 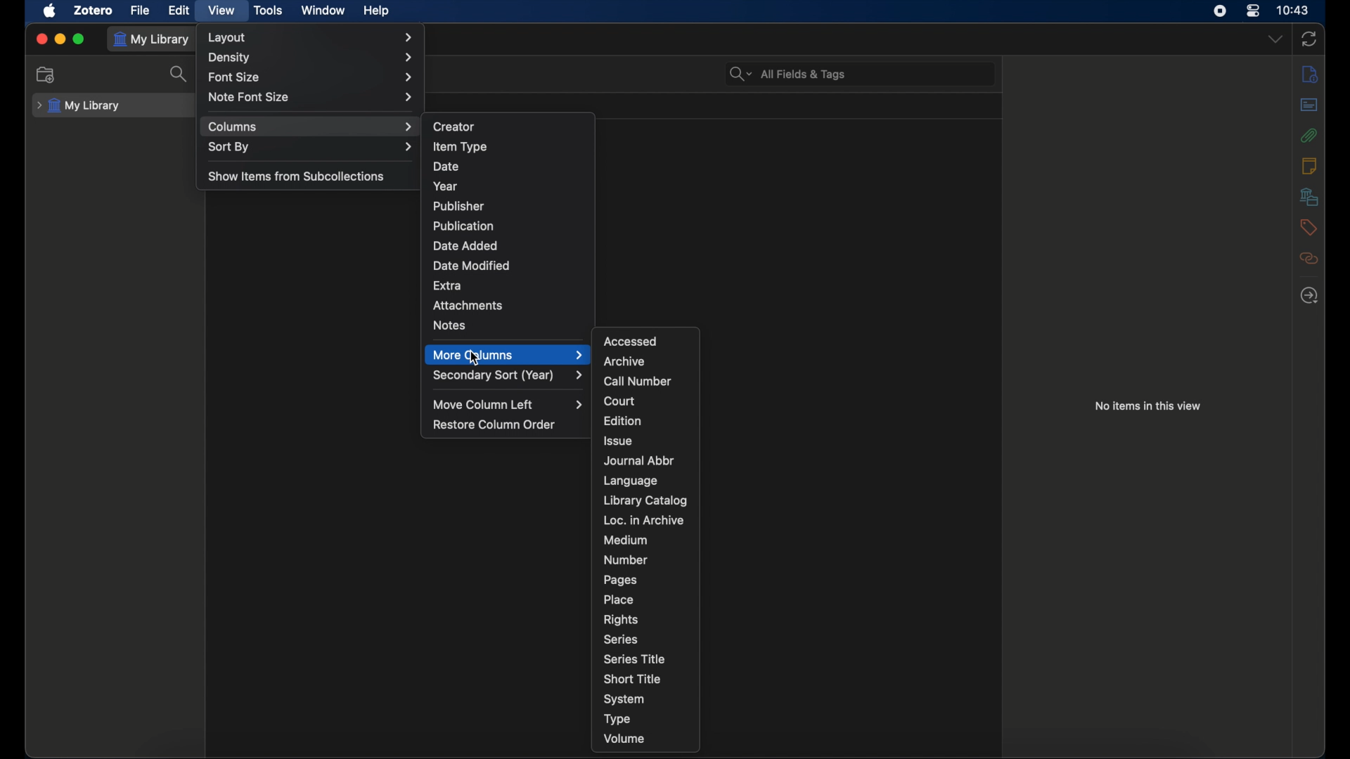 I want to click on screen recorder, so click(x=1222, y=11).